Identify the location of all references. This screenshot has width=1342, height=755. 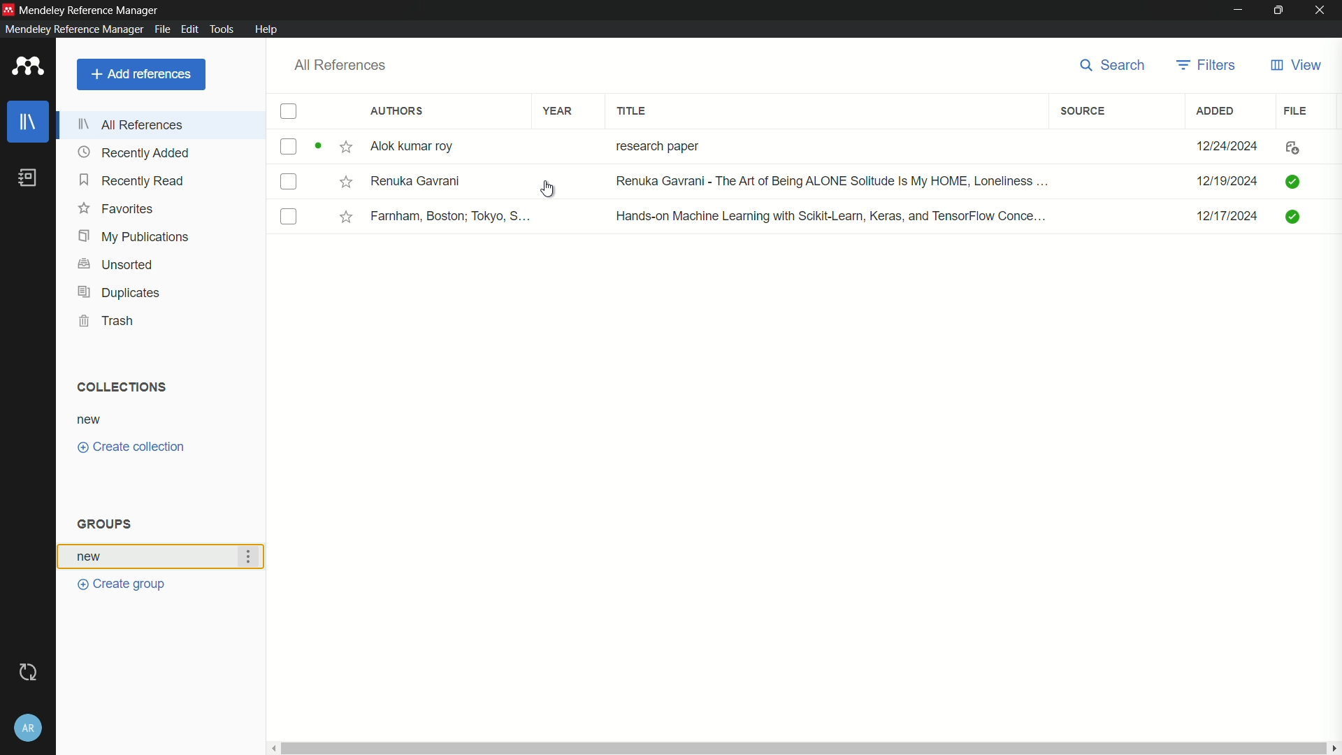
(135, 124).